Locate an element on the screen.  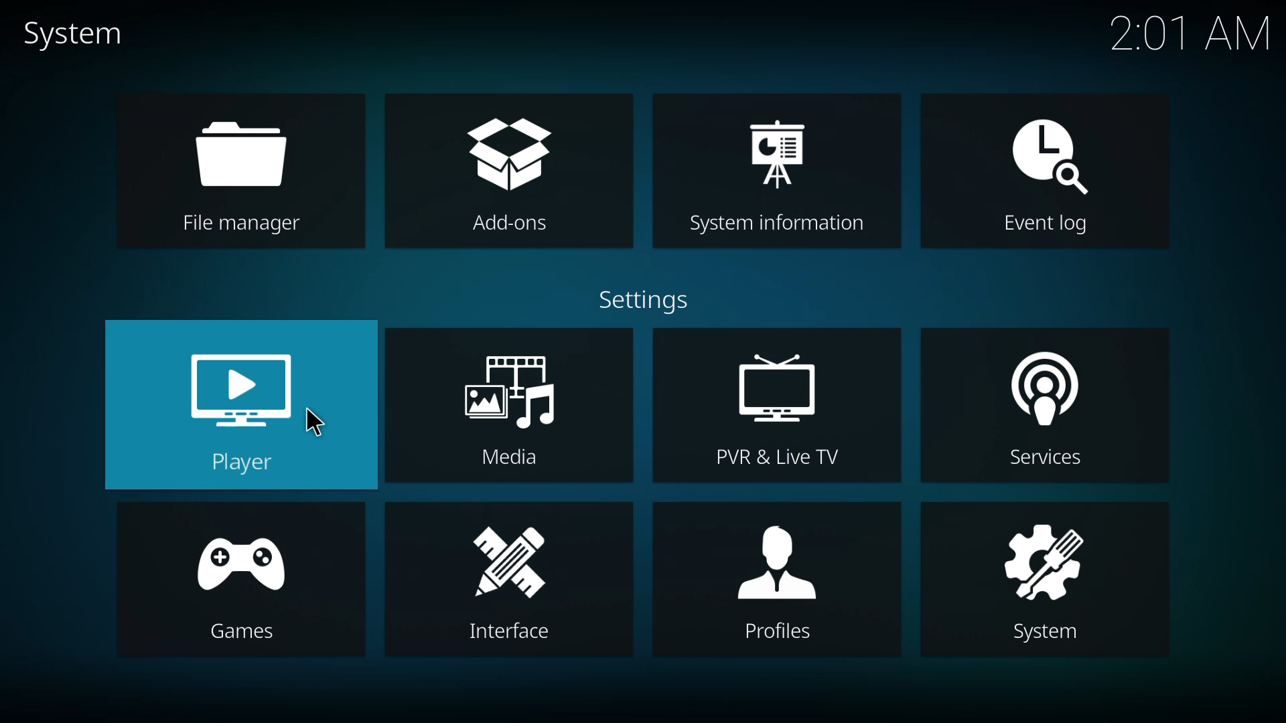
media is located at coordinates (506, 402).